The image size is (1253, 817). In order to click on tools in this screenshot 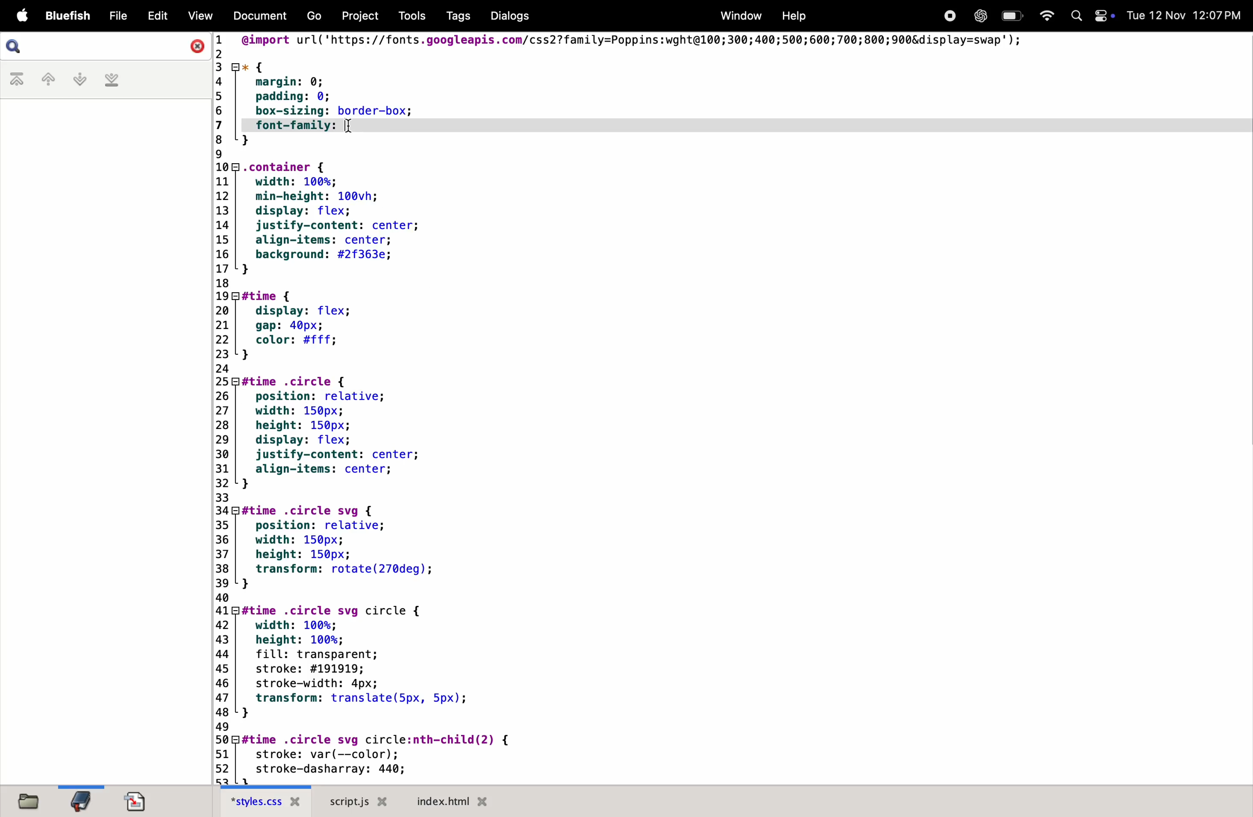, I will do `click(407, 16)`.